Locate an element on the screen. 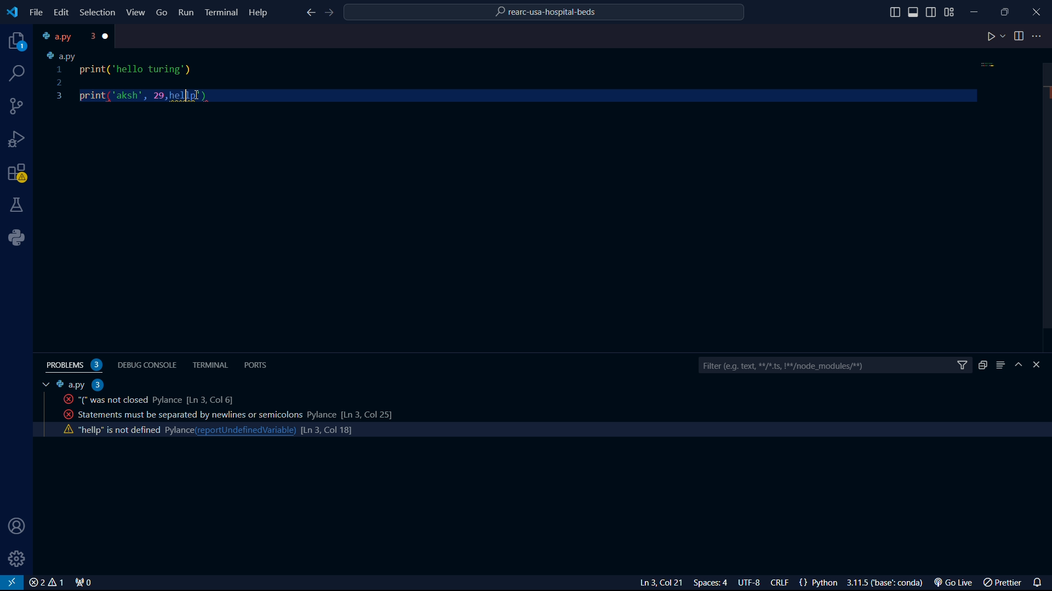  duplicate is located at coordinates (982, 365).